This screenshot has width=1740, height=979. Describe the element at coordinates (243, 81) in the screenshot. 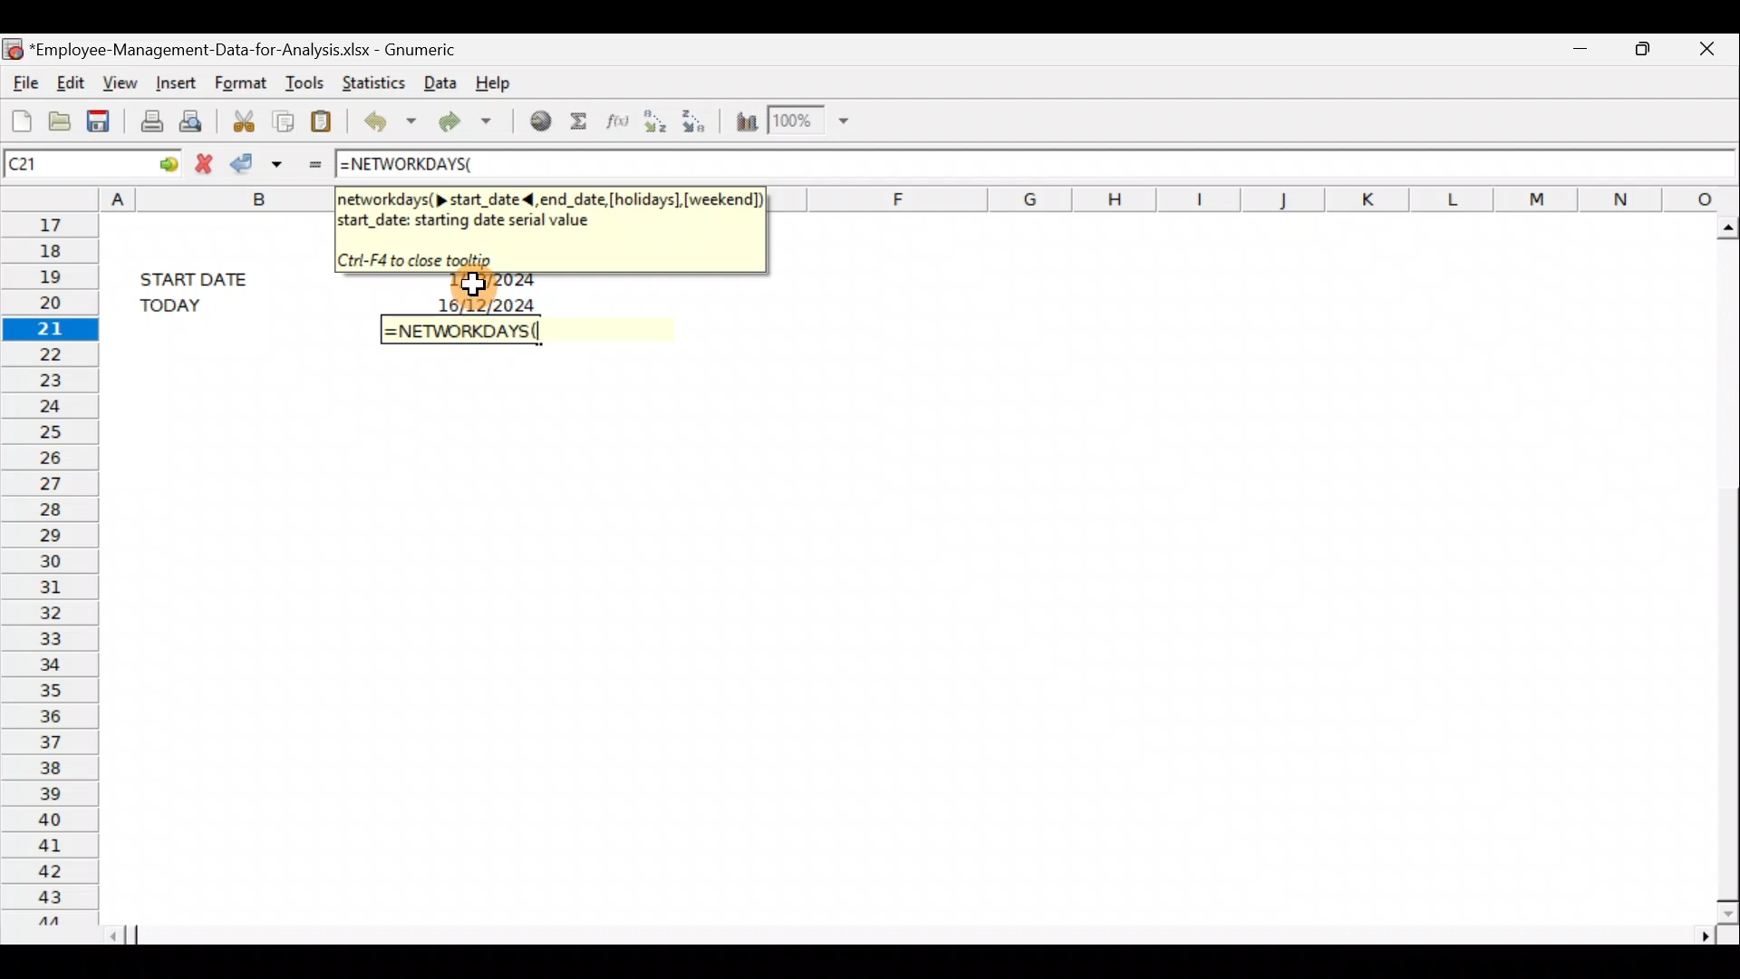

I see `Format` at that location.